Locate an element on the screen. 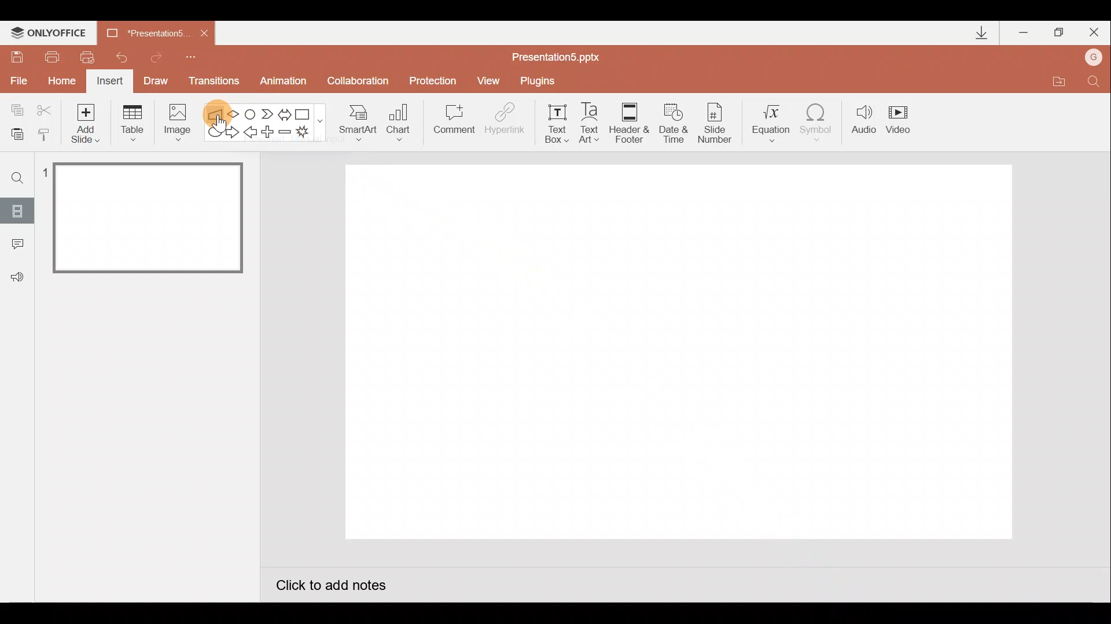 This screenshot has width=1111, height=624. Undo is located at coordinates (124, 57).